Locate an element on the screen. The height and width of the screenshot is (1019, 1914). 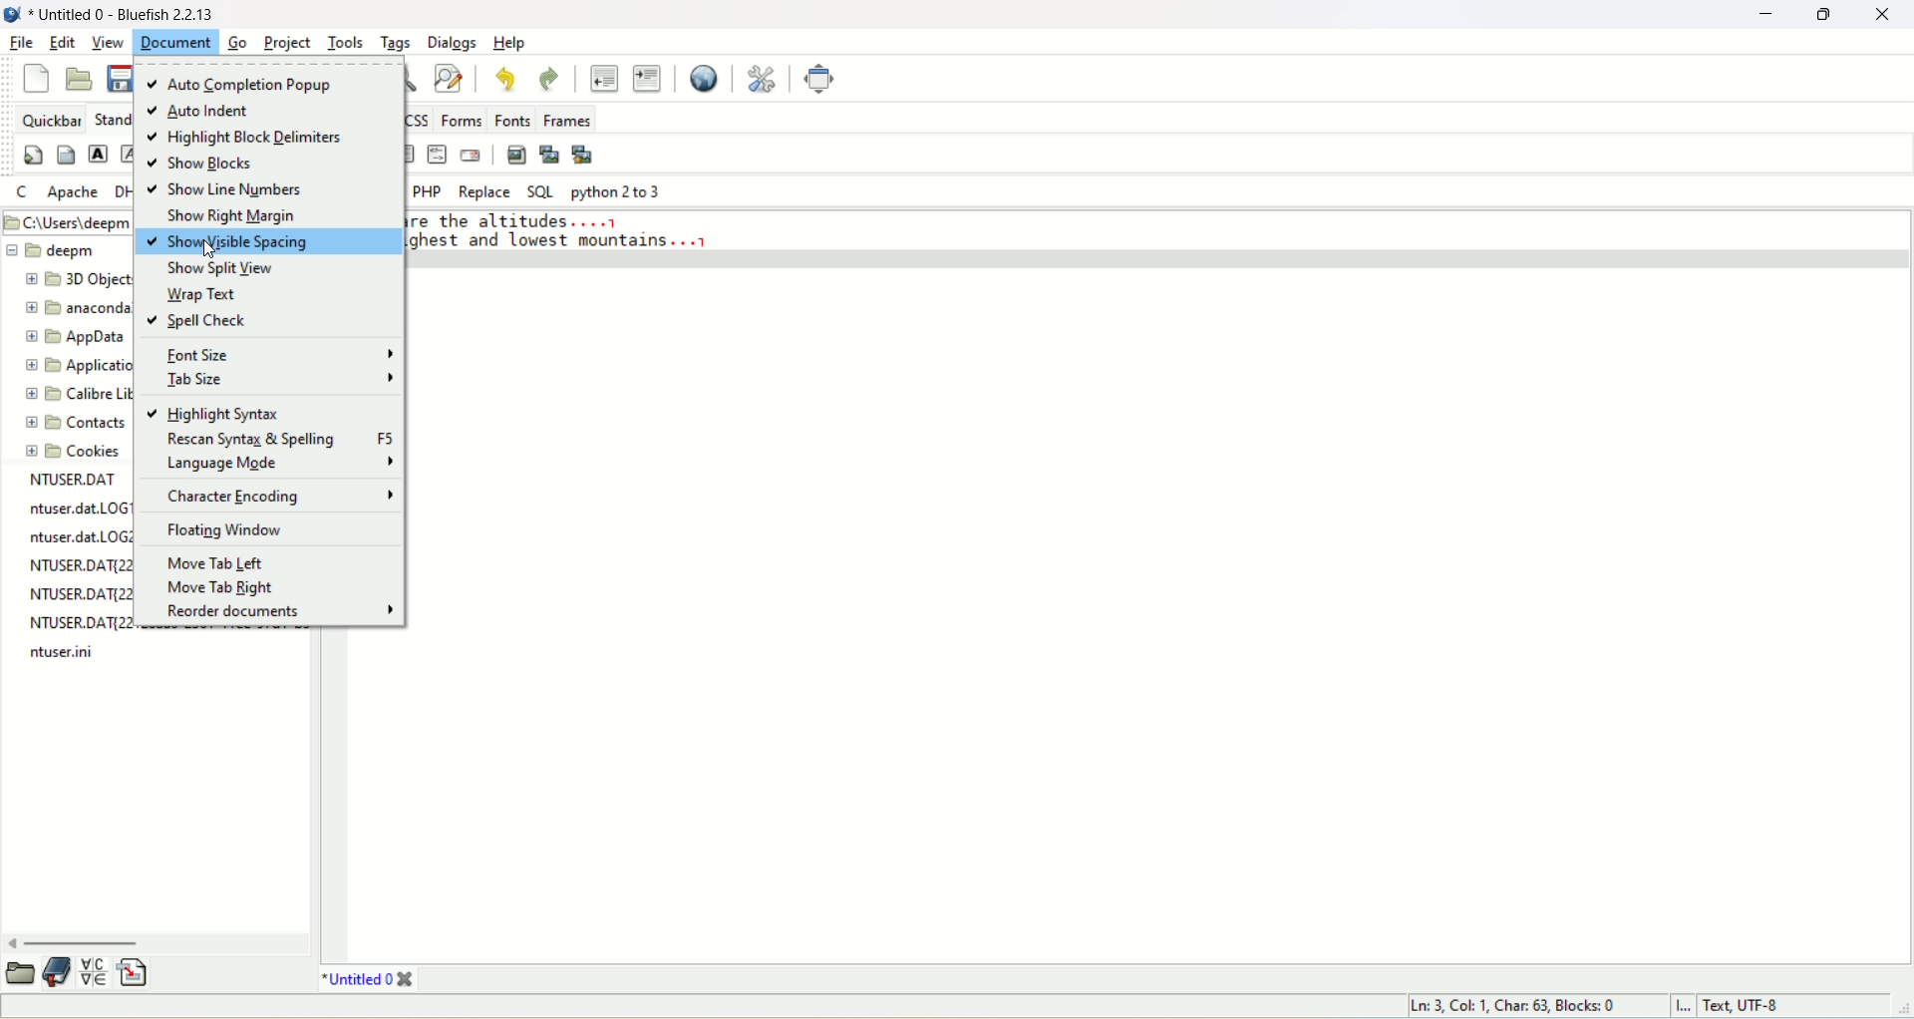
application is located at coordinates (77, 368).